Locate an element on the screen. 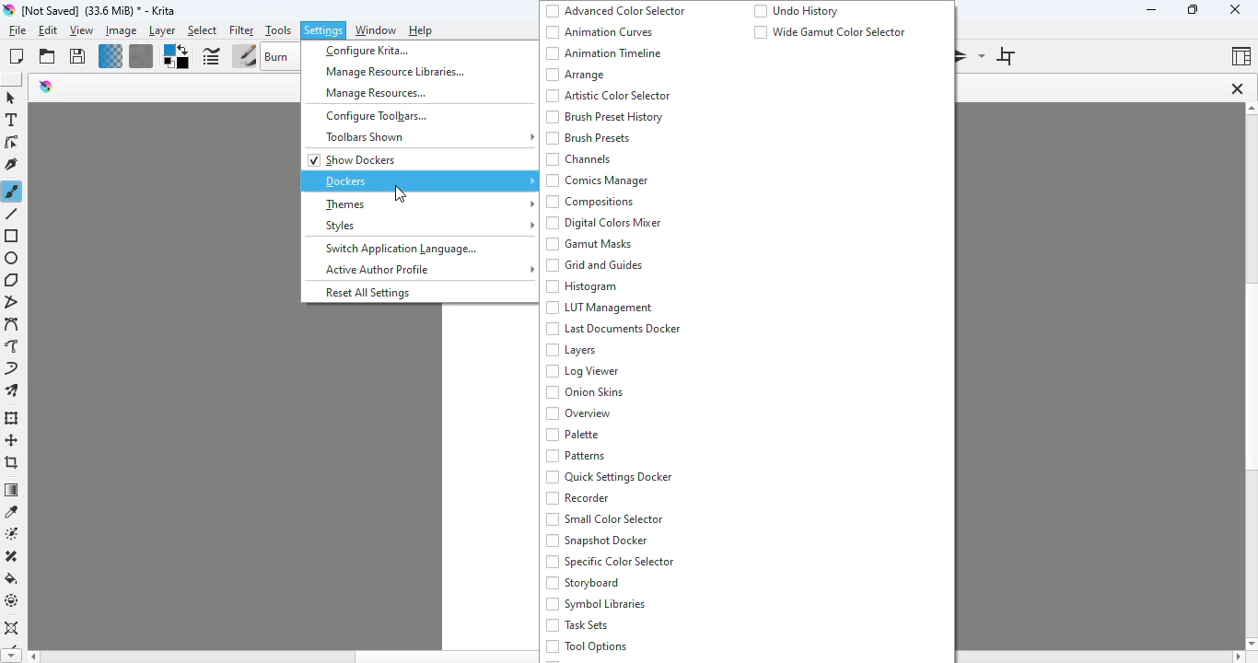 The image size is (1258, 663). themes is located at coordinates (426, 205).